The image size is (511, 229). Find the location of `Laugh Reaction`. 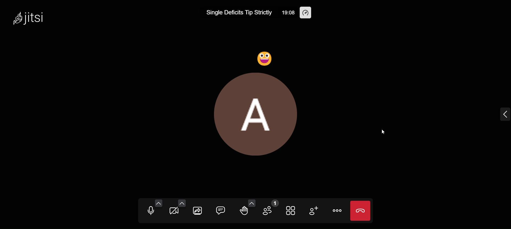

Laugh Reaction is located at coordinates (264, 57).